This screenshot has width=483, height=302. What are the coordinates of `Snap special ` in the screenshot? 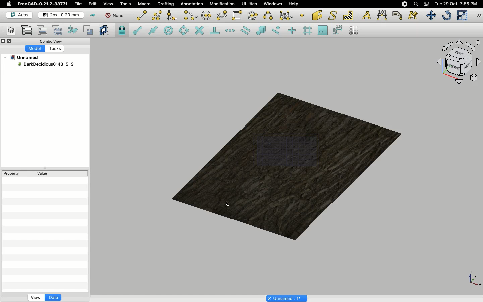 It's located at (262, 31).